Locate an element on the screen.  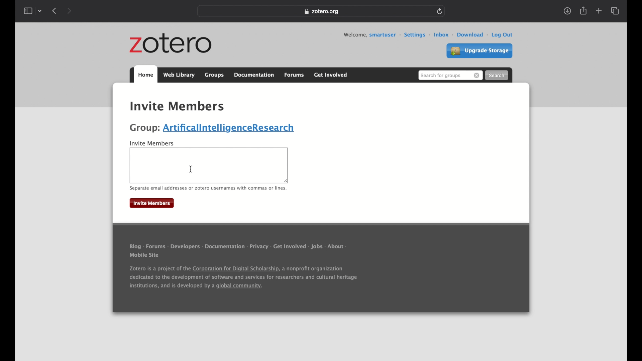
textbox boundary is located at coordinates (209, 182).